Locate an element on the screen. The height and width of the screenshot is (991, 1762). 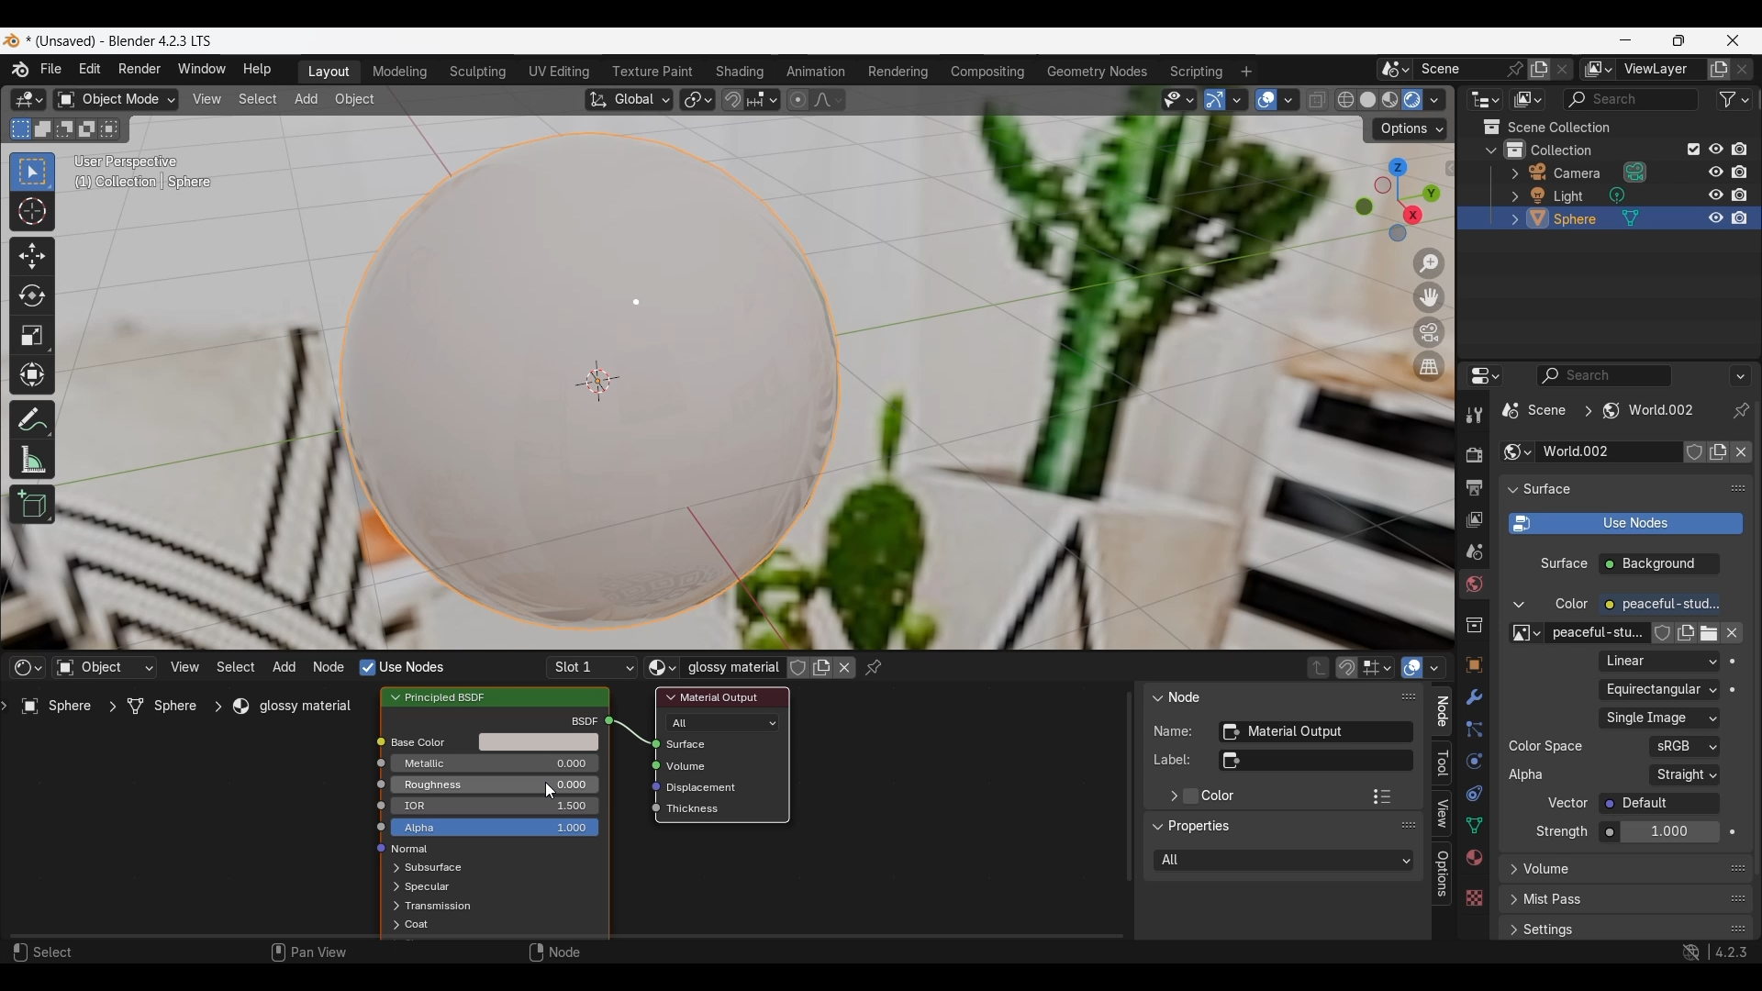
Nodes to render material is located at coordinates (401, 667).